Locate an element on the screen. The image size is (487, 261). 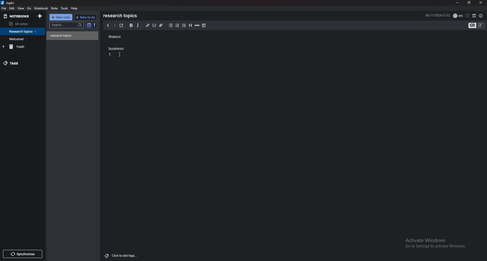
new todo is located at coordinates (85, 17).